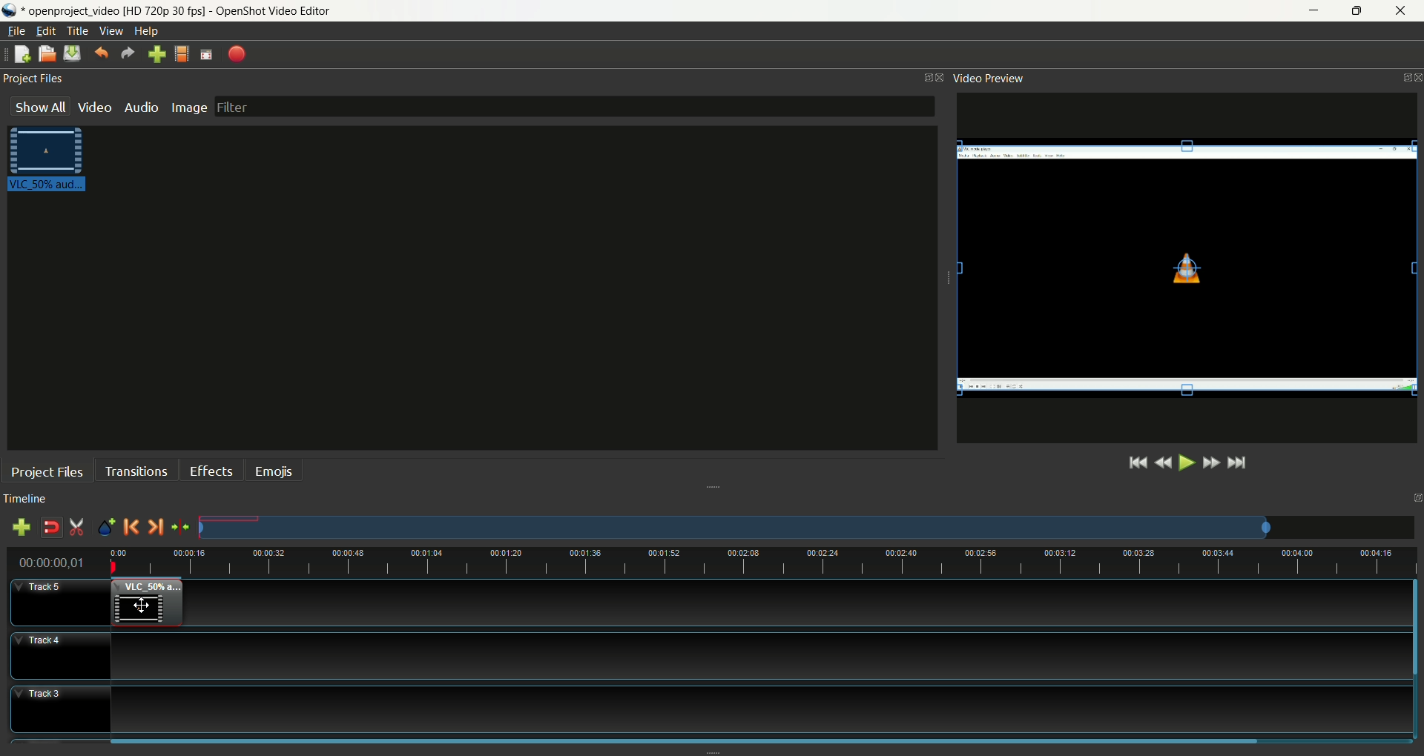 The height and width of the screenshot is (756, 1424). I want to click on fullscreen, so click(204, 55).